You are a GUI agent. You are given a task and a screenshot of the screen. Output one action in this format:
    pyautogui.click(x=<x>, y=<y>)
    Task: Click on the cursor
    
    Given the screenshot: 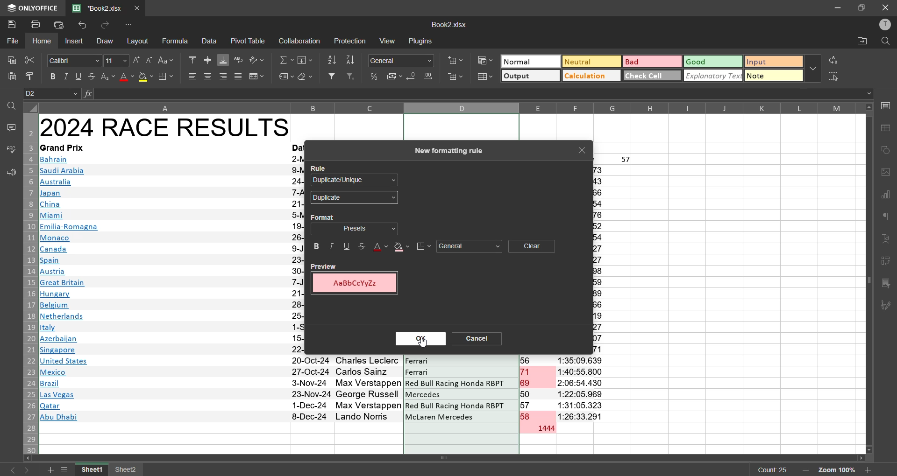 What is the action you would take?
    pyautogui.click(x=423, y=343)
    